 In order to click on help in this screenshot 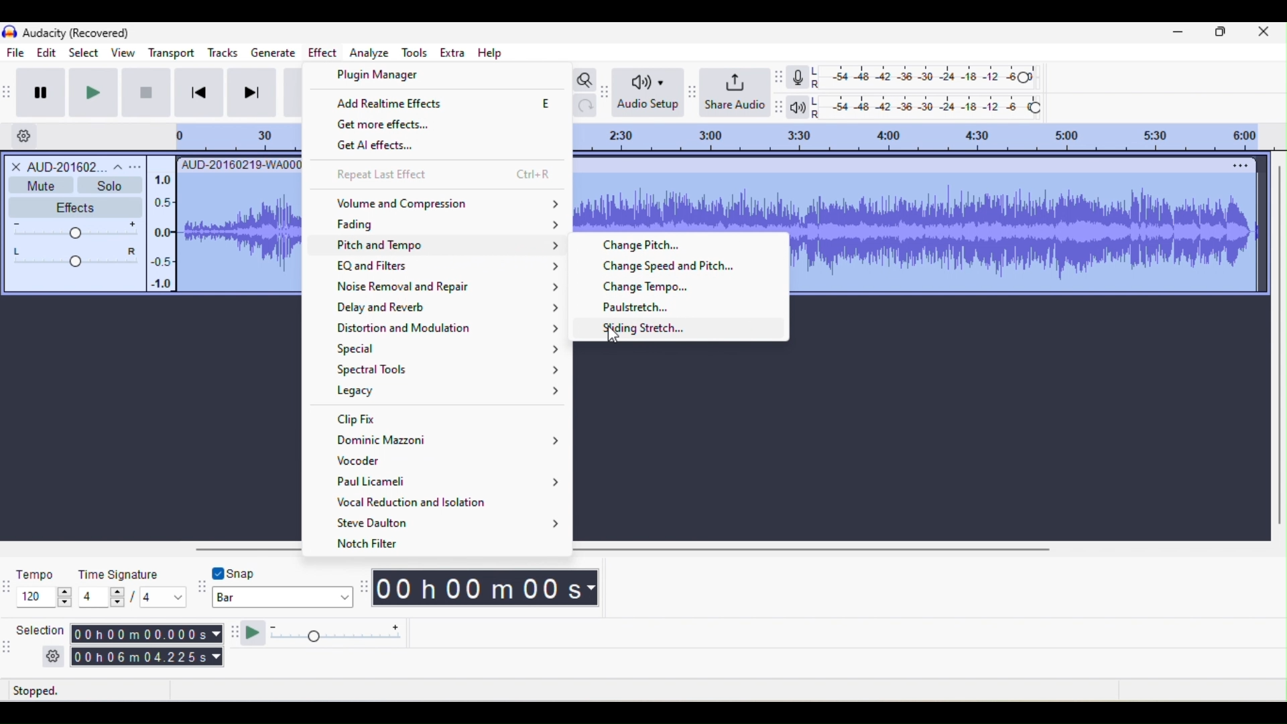, I will do `click(488, 53)`.